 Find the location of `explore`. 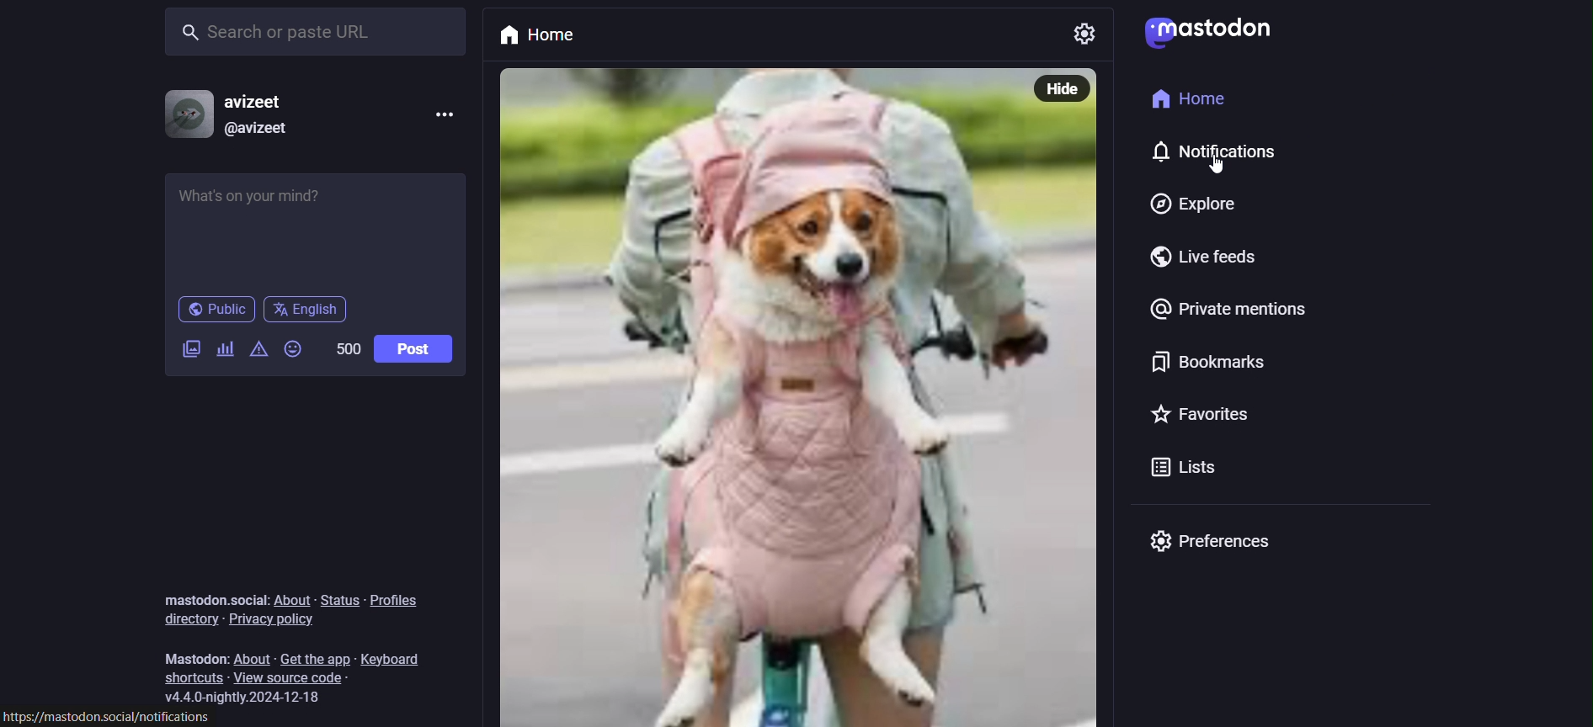

explore is located at coordinates (1186, 205).